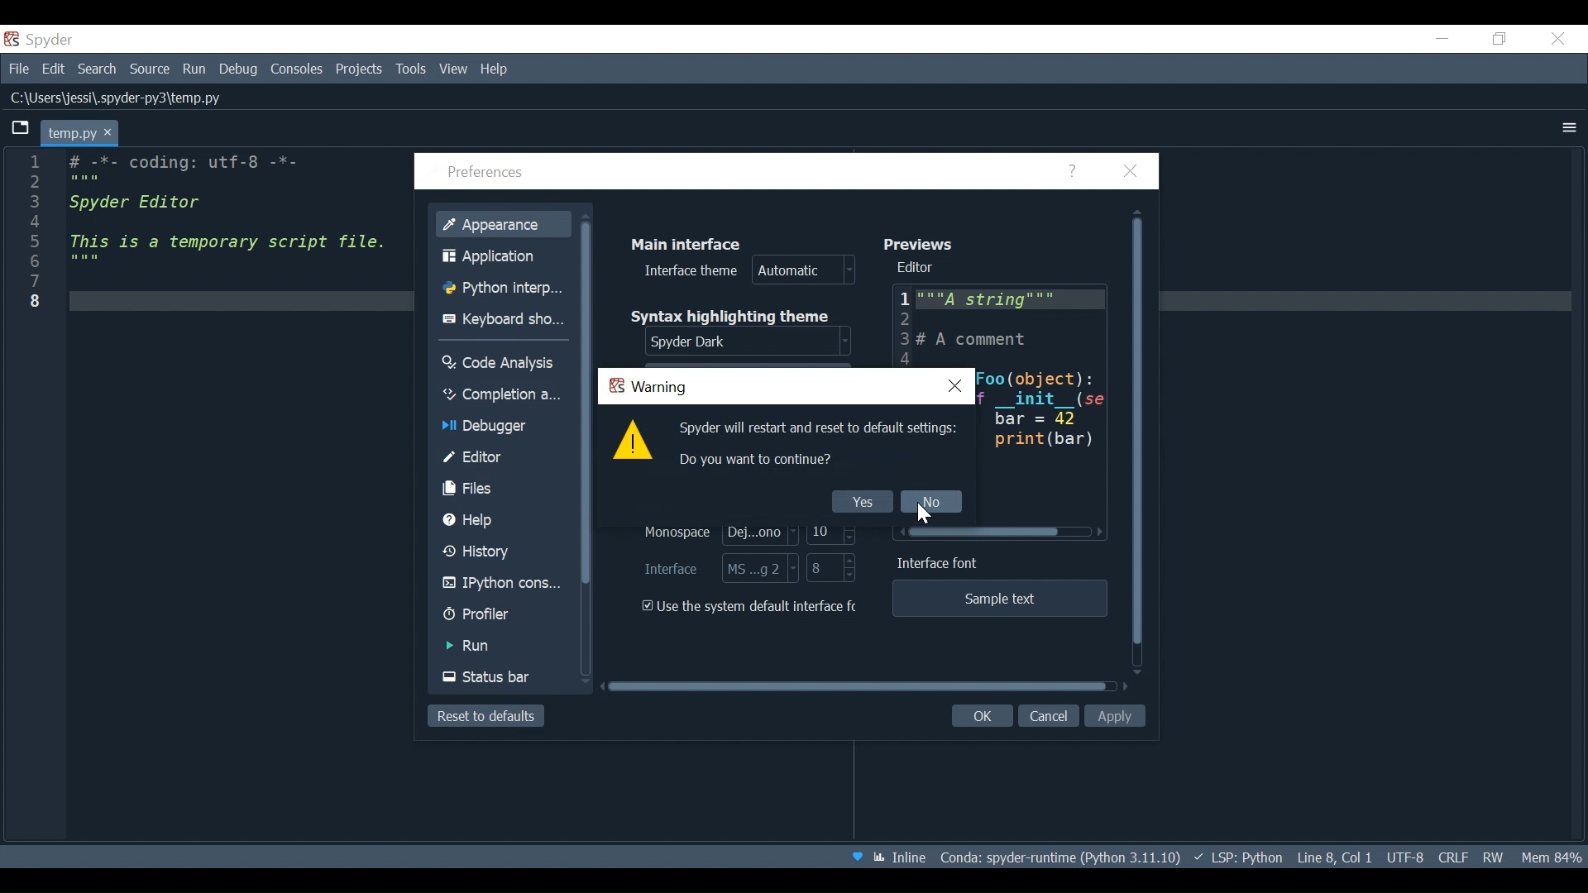 The width and height of the screenshot is (1588, 893). Describe the element at coordinates (1139, 442) in the screenshot. I see `Vertical Scroll bar` at that location.